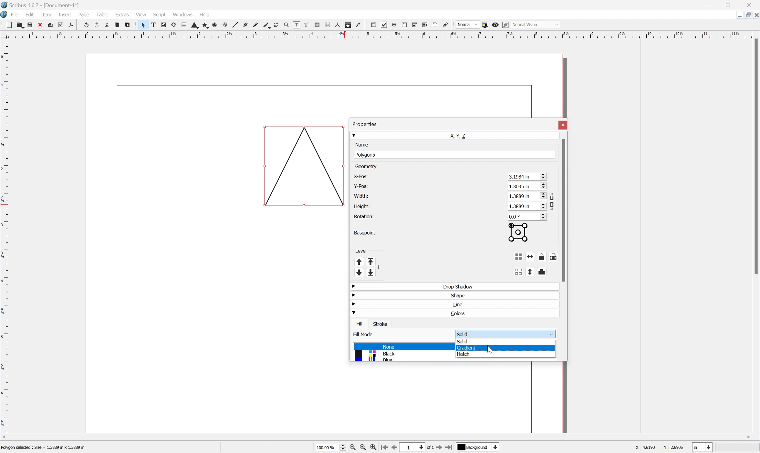 The width and height of the screenshot is (760, 453). What do you see at coordinates (296, 25) in the screenshot?
I see `Edit contents of frame` at bounding box center [296, 25].